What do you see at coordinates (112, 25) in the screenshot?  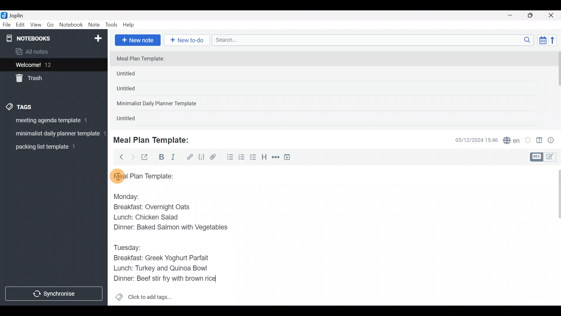 I see `Tools` at bounding box center [112, 25].